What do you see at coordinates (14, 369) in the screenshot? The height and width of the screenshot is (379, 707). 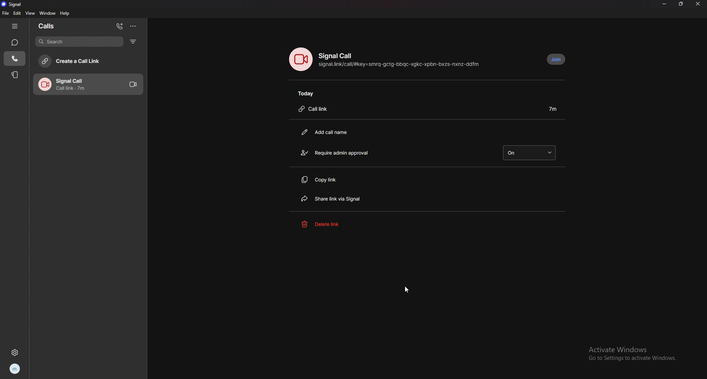 I see `profile` at bounding box center [14, 369].